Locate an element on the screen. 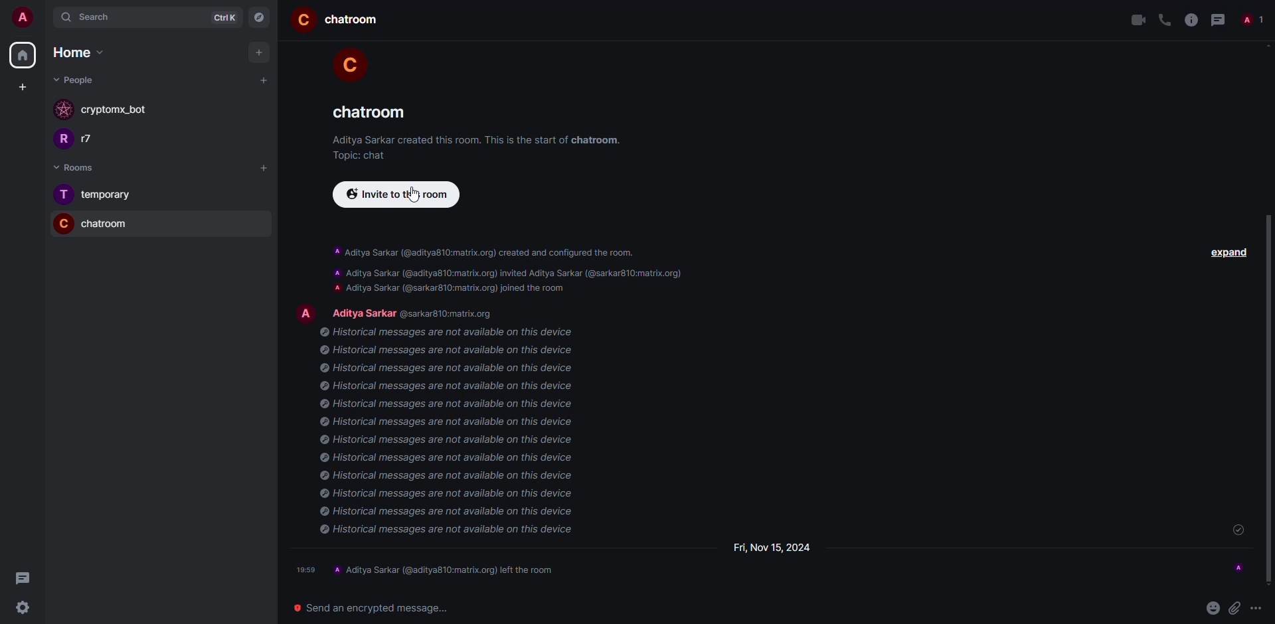 The width and height of the screenshot is (1275, 624). add is located at coordinates (266, 167).